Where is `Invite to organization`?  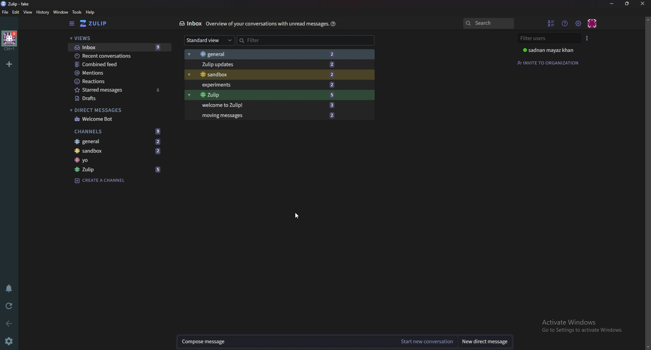
Invite to organization is located at coordinates (550, 62).